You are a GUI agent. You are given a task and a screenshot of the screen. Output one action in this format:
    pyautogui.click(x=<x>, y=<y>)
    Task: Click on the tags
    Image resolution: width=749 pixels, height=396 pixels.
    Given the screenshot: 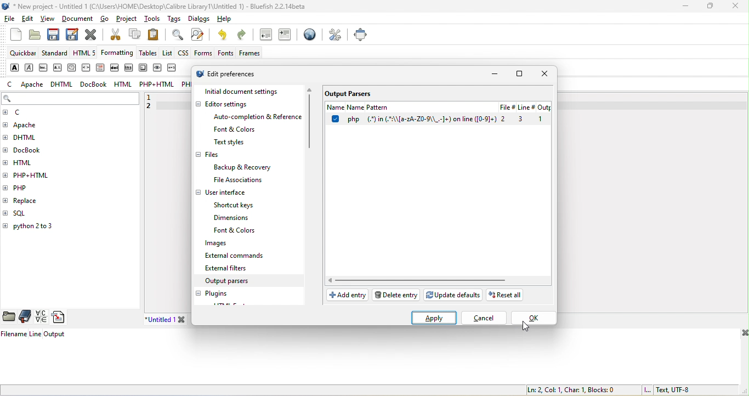 What is the action you would take?
    pyautogui.click(x=173, y=20)
    